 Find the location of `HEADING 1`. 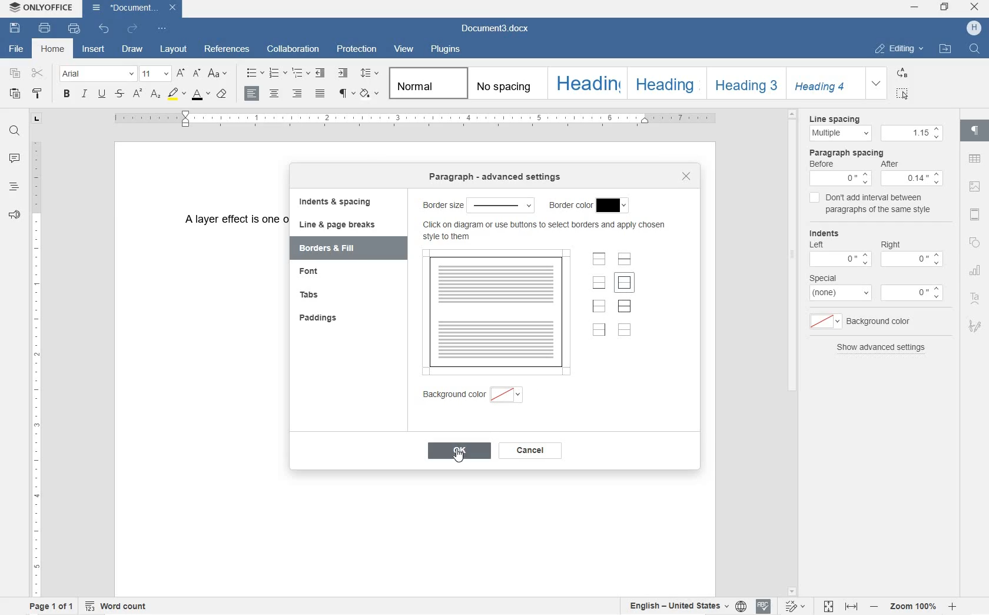

HEADING 1 is located at coordinates (586, 82).